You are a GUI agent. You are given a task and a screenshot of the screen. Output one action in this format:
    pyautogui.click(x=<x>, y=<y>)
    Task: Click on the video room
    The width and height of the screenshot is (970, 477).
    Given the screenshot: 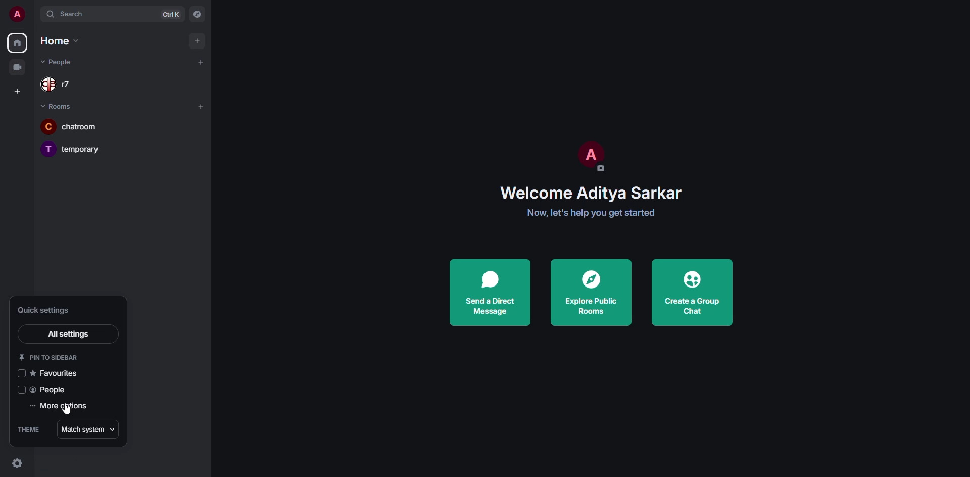 What is the action you would take?
    pyautogui.click(x=17, y=66)
    